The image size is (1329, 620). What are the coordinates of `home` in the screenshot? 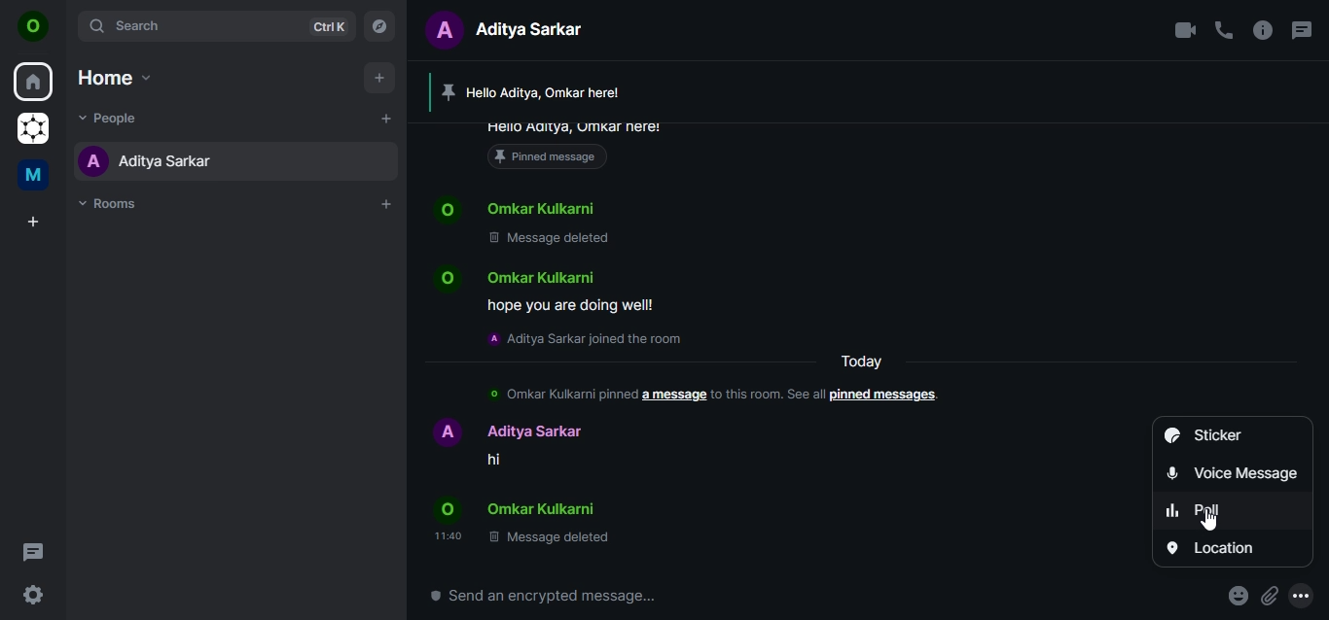 It's located at (35, 83).